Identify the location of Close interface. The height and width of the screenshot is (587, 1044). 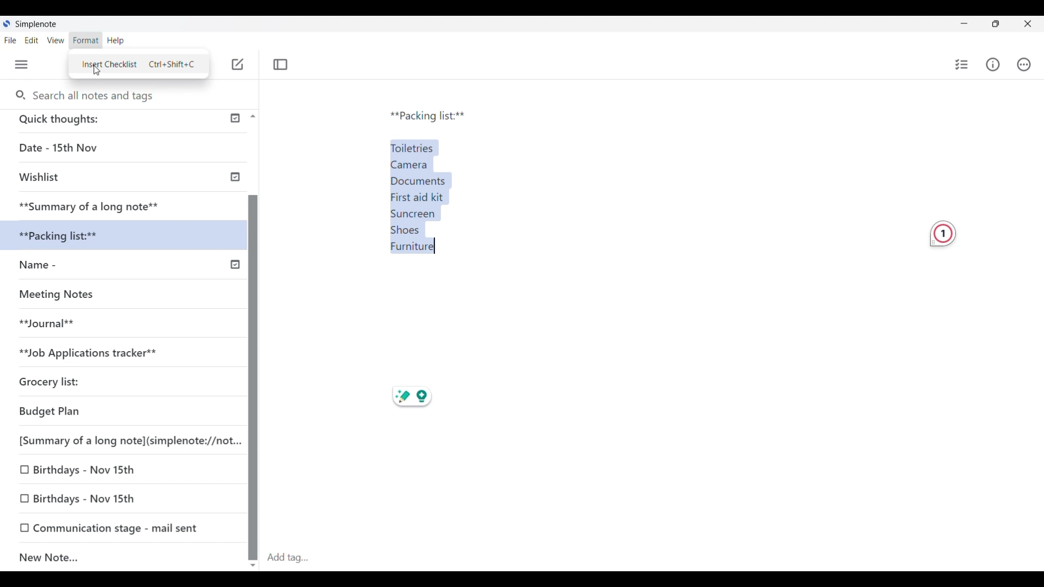
(1028, 23).